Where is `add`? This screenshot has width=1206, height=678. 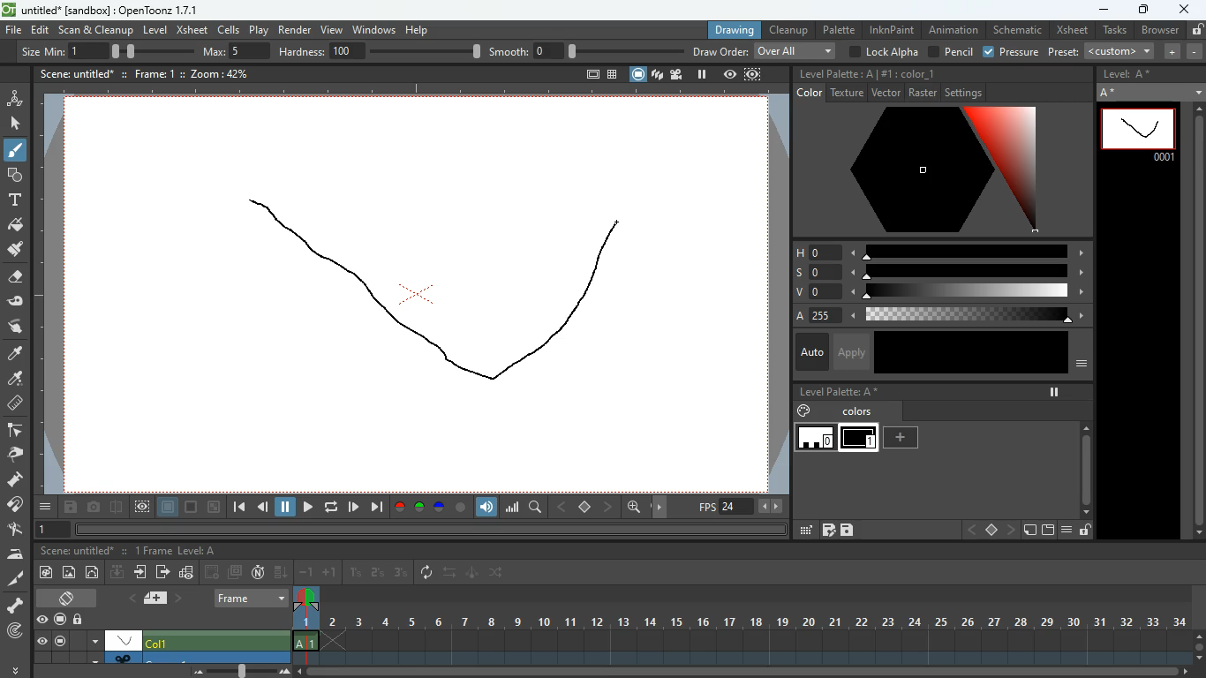 add is located at coordinates (903, 438).